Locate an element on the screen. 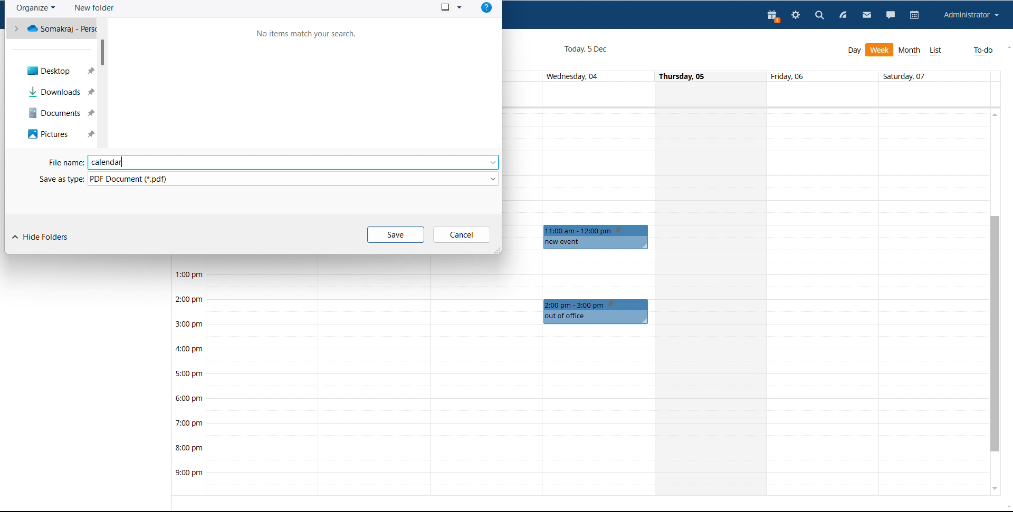  30 min span is located at coordinates (879, 206).